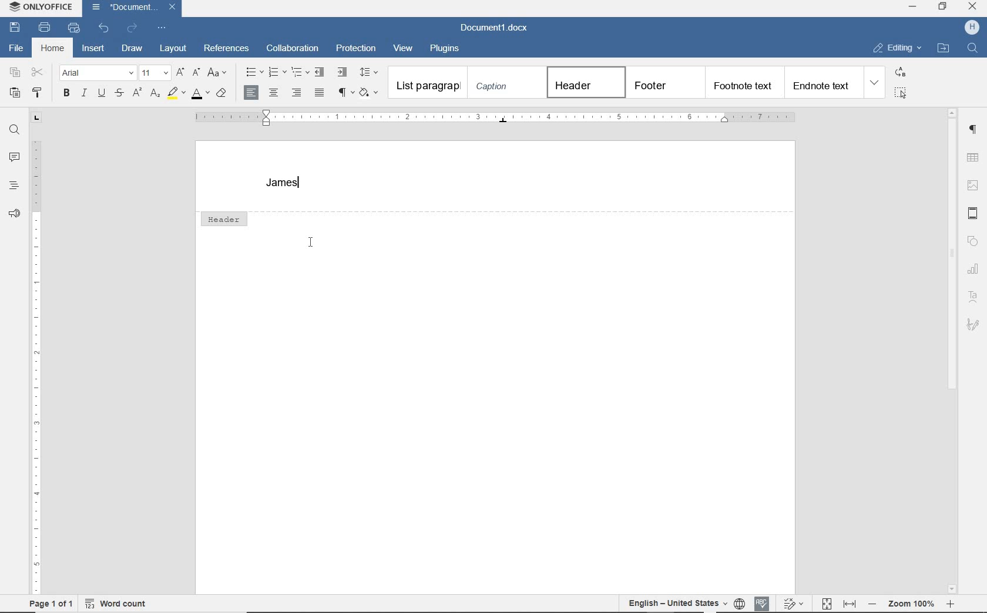  I want to click on set documentlanguage, so click(739, 603).